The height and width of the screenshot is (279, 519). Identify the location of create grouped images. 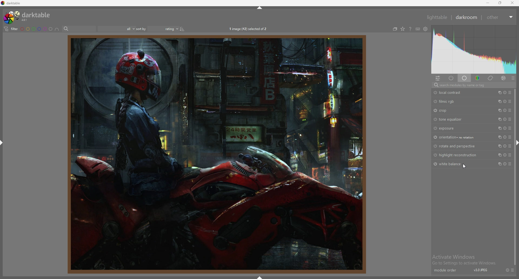
(395, 29).